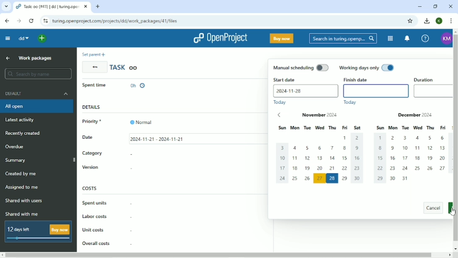  I want to click on OpenProject, so click(220, 37).